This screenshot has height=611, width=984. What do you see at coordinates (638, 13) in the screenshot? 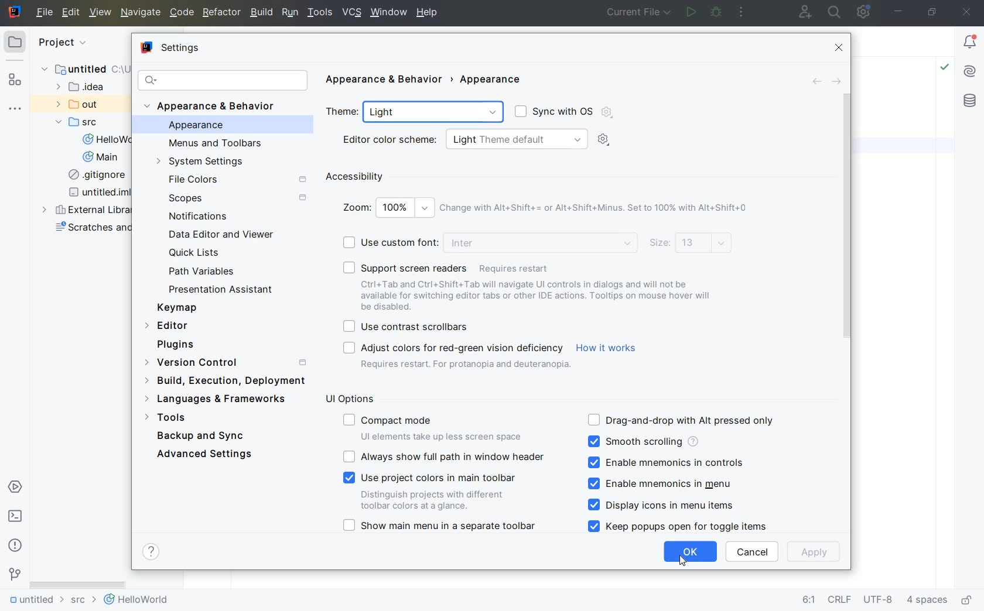
I see `CURRENT FILE` at bounding box center [638, 13].